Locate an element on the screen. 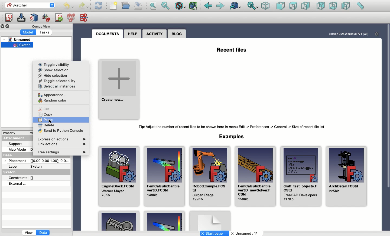  Sketch is located at coordinates (12, 173).